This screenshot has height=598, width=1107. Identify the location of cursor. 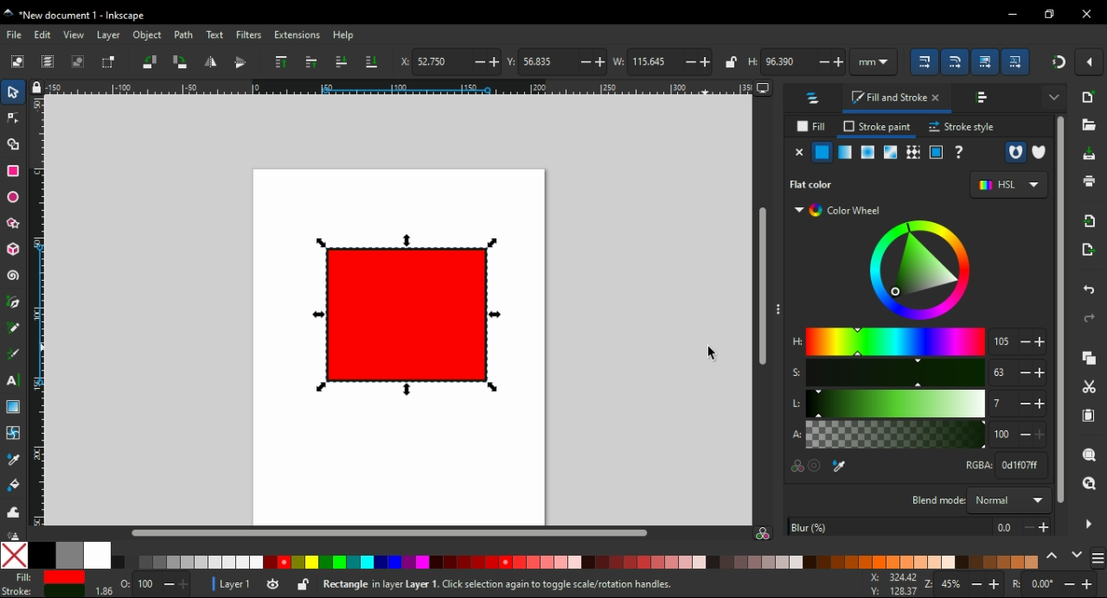
(709, 354).